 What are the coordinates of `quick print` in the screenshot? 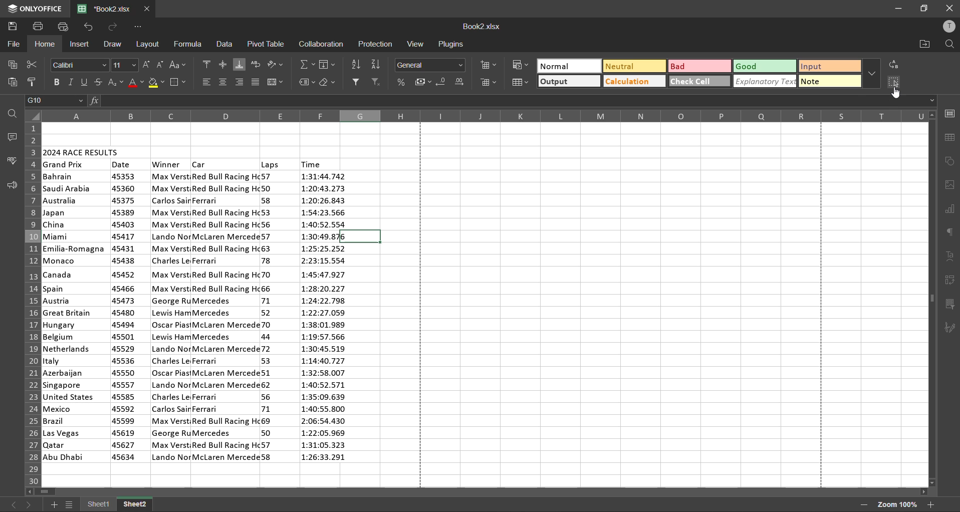 It's located at (66, 28).